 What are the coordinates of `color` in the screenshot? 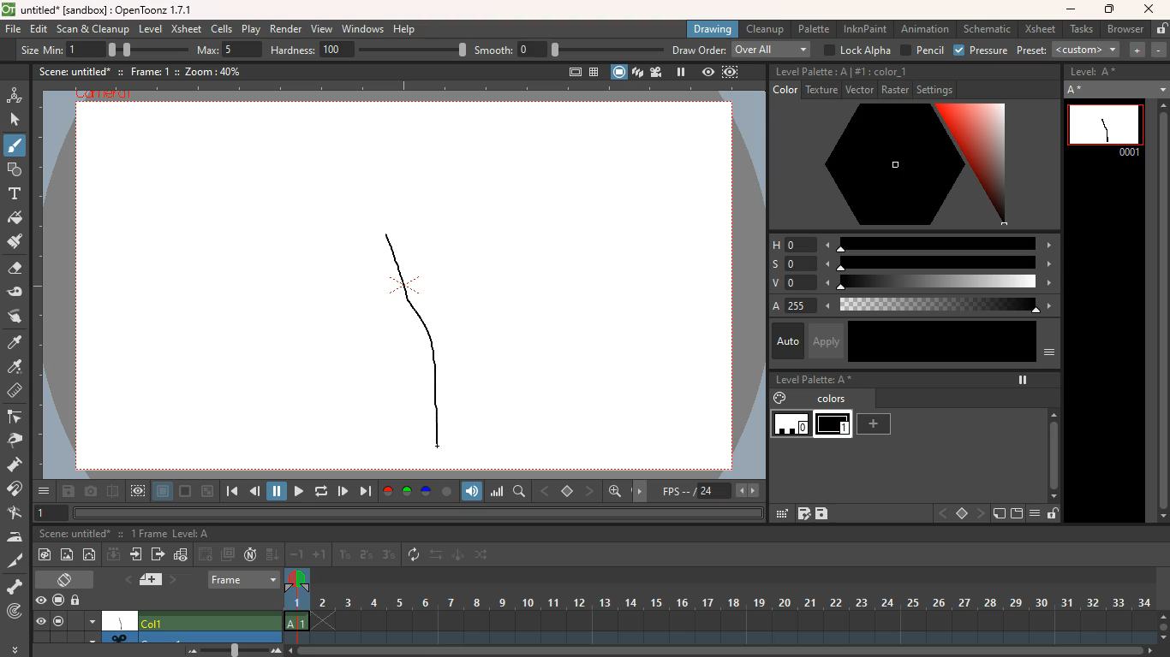 It's located at (783, 91).